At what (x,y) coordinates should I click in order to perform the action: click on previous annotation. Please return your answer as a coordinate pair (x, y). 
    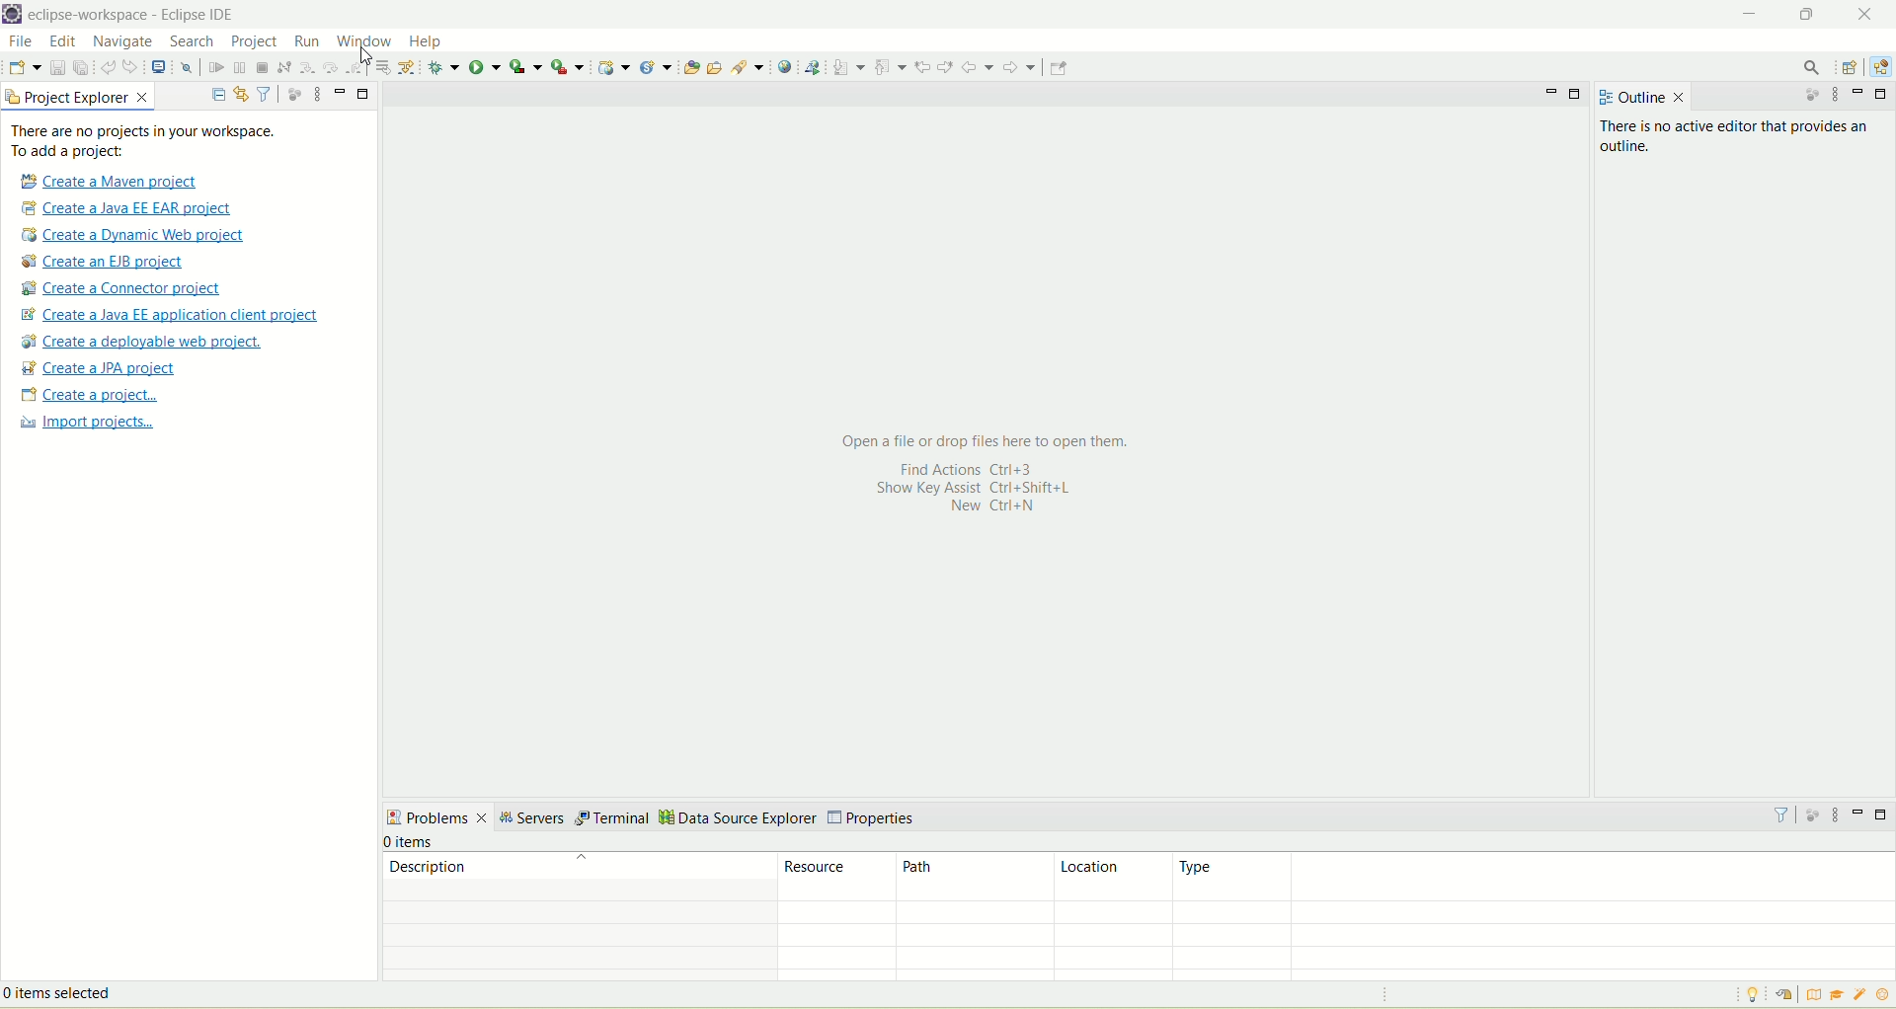
    Looking at the image, I should click on (890, 65).